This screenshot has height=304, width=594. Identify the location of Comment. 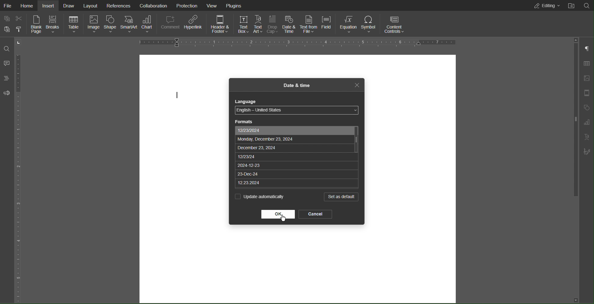
(7, 63).